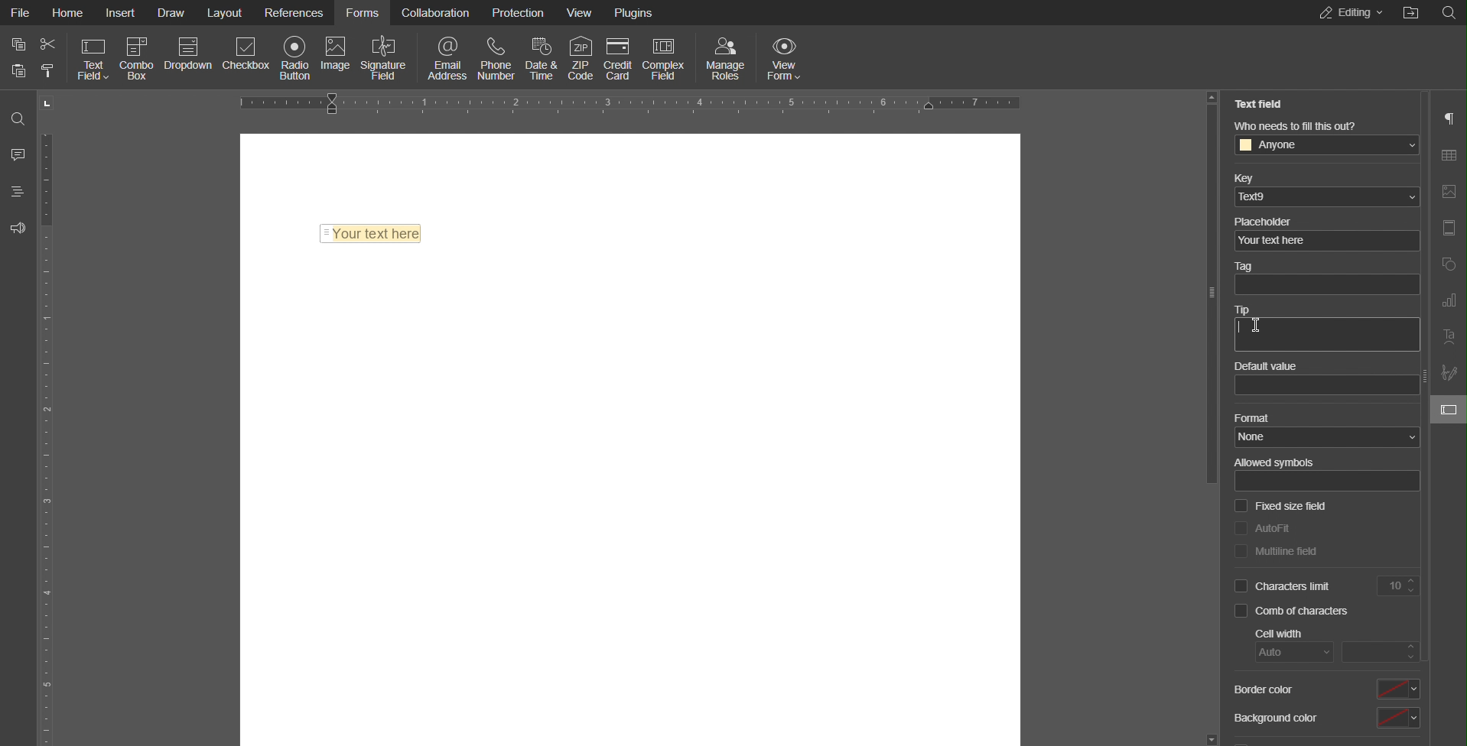 This screenshot has width=1467, height=746. What do you see at coordinates (499, 57) in the screenshot?
I see `Phone Number` at bounding box center [499, 57].